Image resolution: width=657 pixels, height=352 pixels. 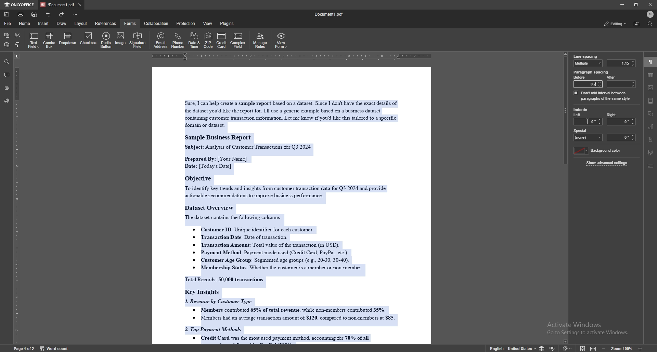 I want to click on indents, so click(x=581, y=110).